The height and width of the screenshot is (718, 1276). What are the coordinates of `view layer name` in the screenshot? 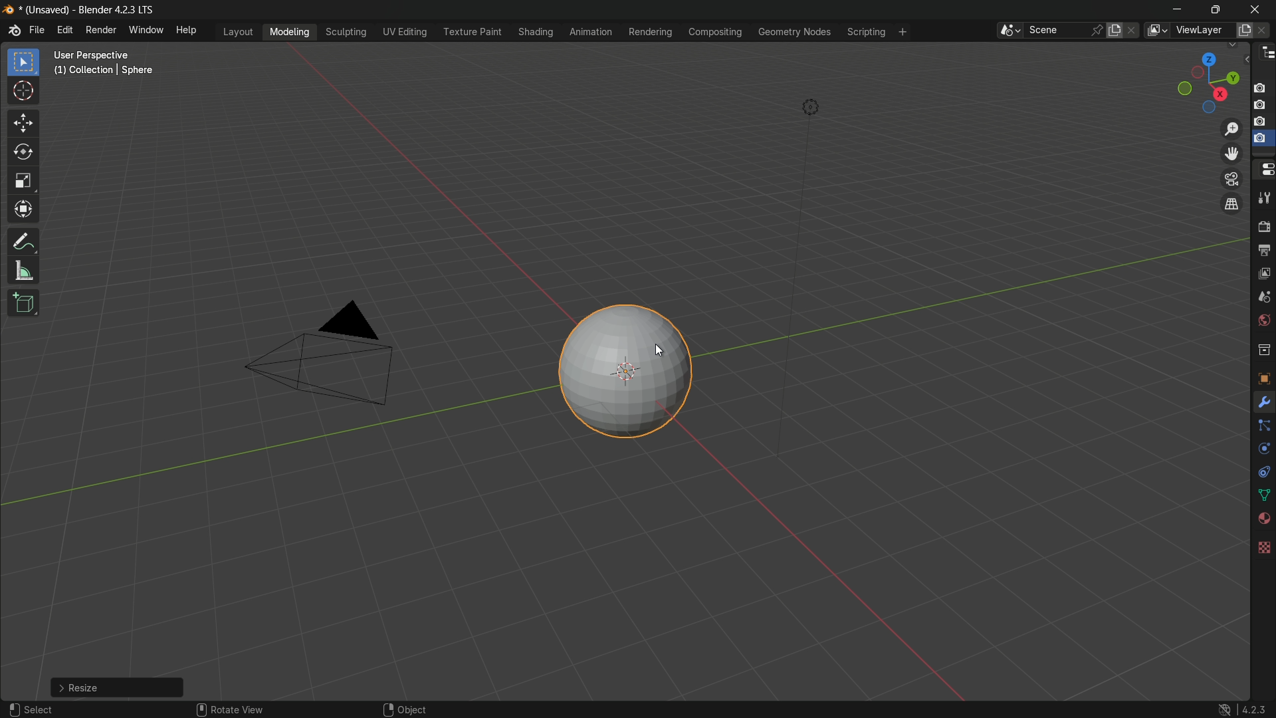 It's located at (1204, 31).